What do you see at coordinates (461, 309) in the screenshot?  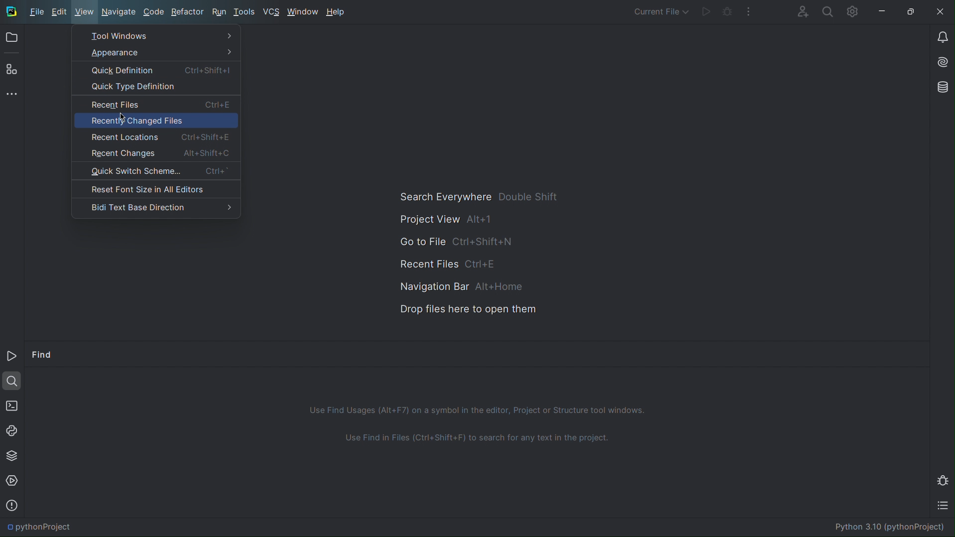 I see `Drop files here to open them` at bounding box center [461, 309].